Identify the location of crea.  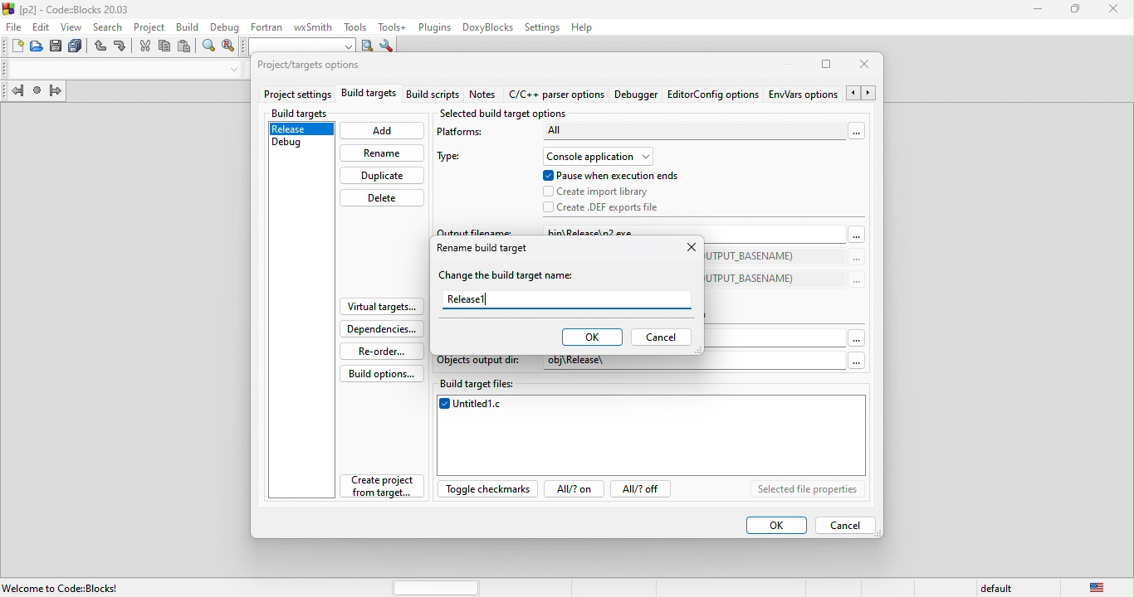
(599, 192).